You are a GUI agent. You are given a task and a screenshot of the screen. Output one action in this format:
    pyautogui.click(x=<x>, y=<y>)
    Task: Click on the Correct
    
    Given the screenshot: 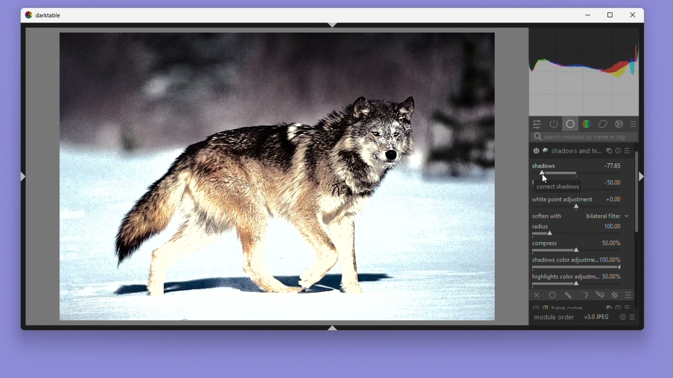 What is the action you would take?
    pyautogui.click(x=602, y=124)
    